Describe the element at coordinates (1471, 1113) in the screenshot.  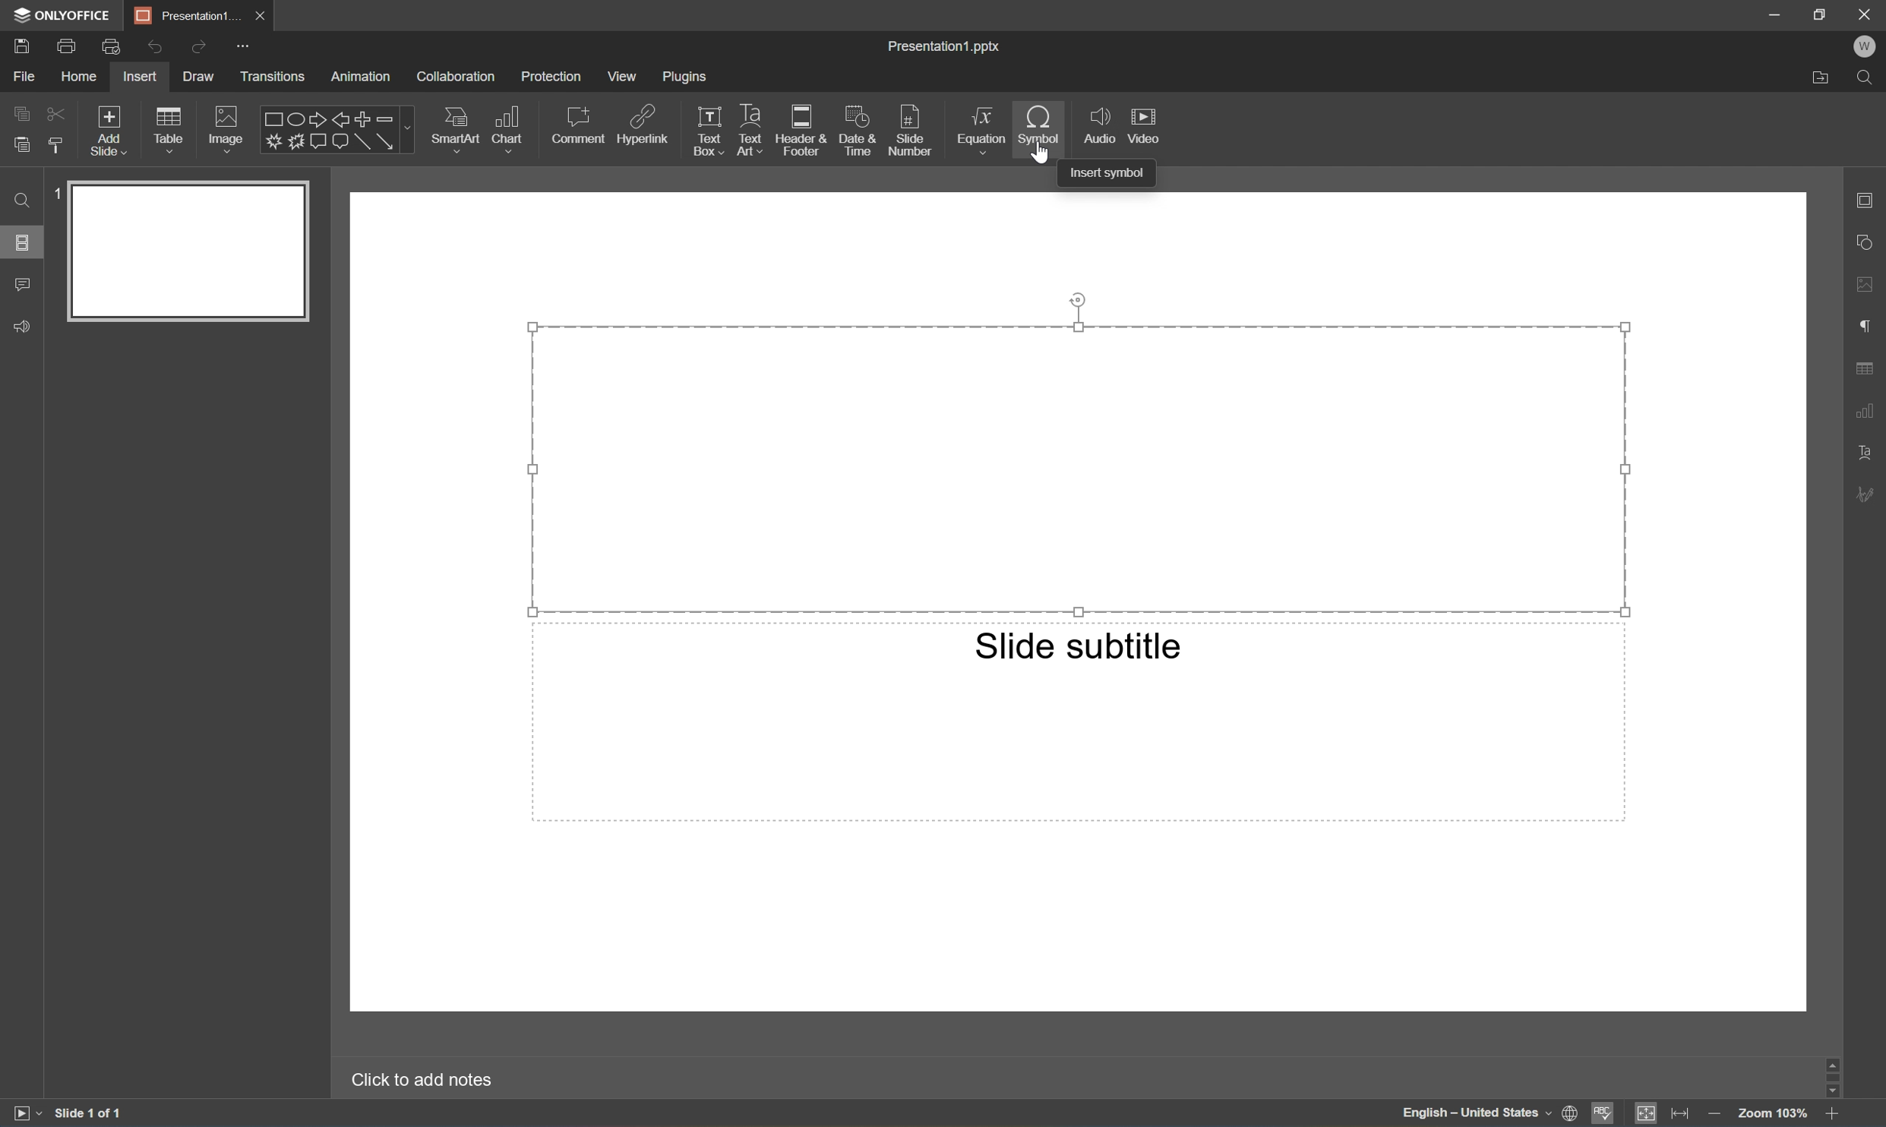
I see `English - United States` at that location.